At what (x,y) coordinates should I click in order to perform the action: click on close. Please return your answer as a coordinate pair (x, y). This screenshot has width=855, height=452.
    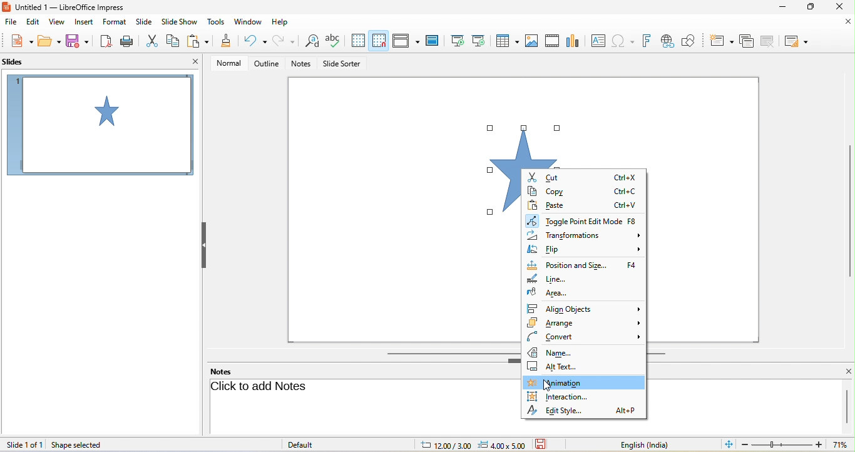
    Looking at the image, I should click on (842, 6).